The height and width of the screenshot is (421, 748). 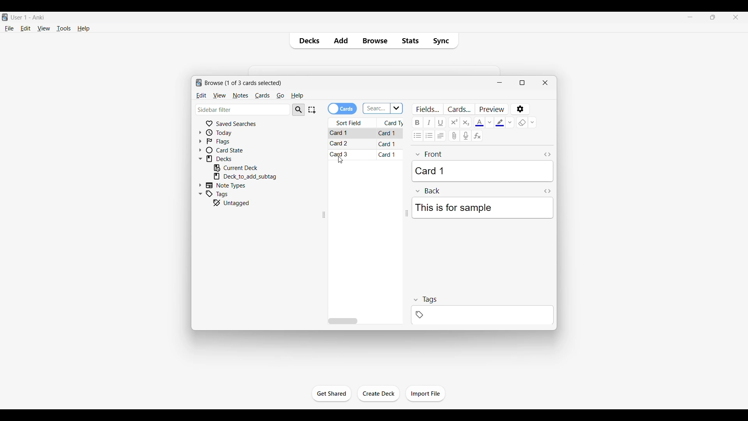 What do you see at coordinates (280, 96) in the screenshot?
I see `Go menu` at bounding box center [280, 96].